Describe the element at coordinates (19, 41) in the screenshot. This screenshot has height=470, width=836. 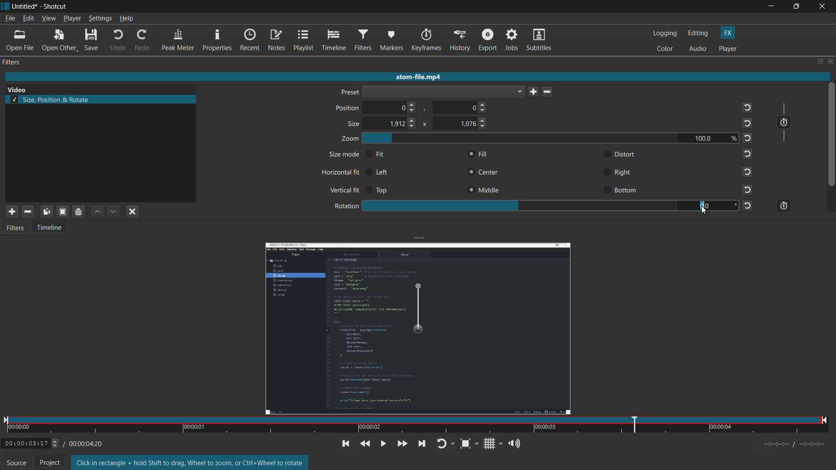
I see `open file` at that location.